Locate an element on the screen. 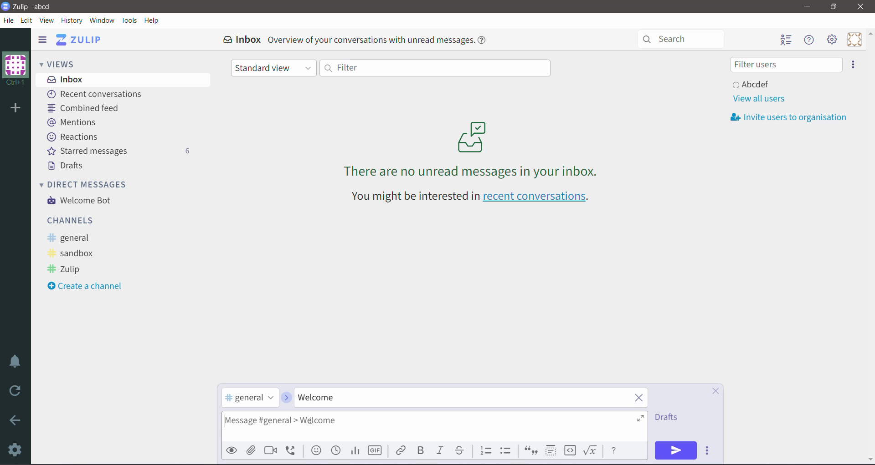 This screenshot has width=875, height=465. Filter is located at coordinates (434, 67).